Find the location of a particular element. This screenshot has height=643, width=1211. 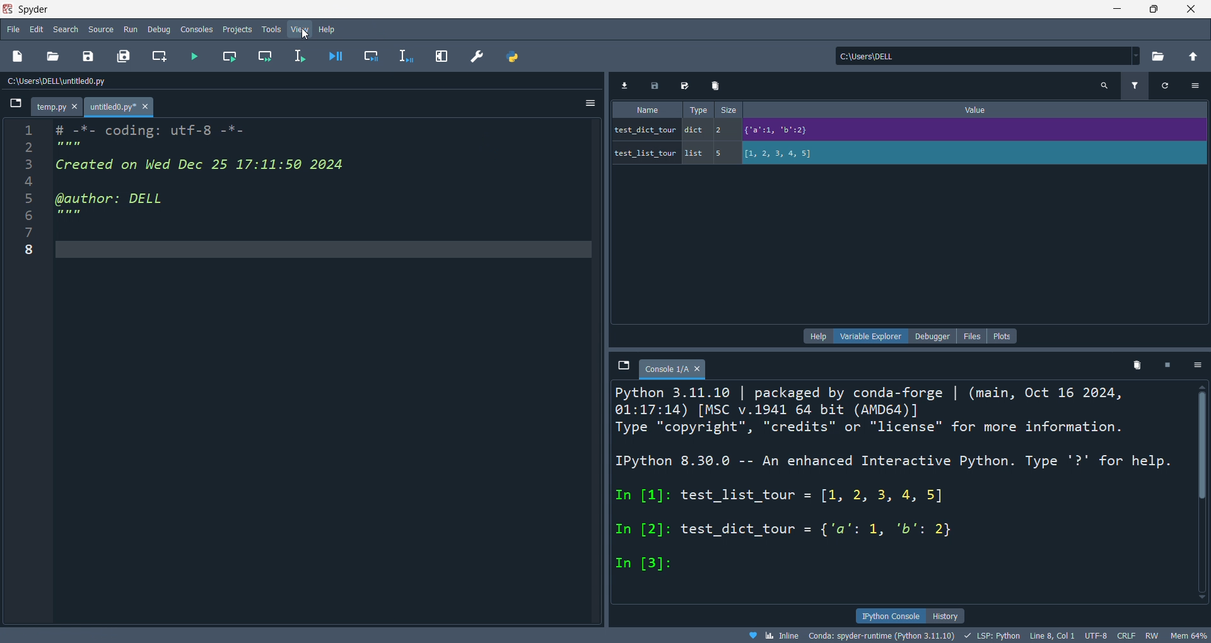

preference is located at coordinates (477, 56).